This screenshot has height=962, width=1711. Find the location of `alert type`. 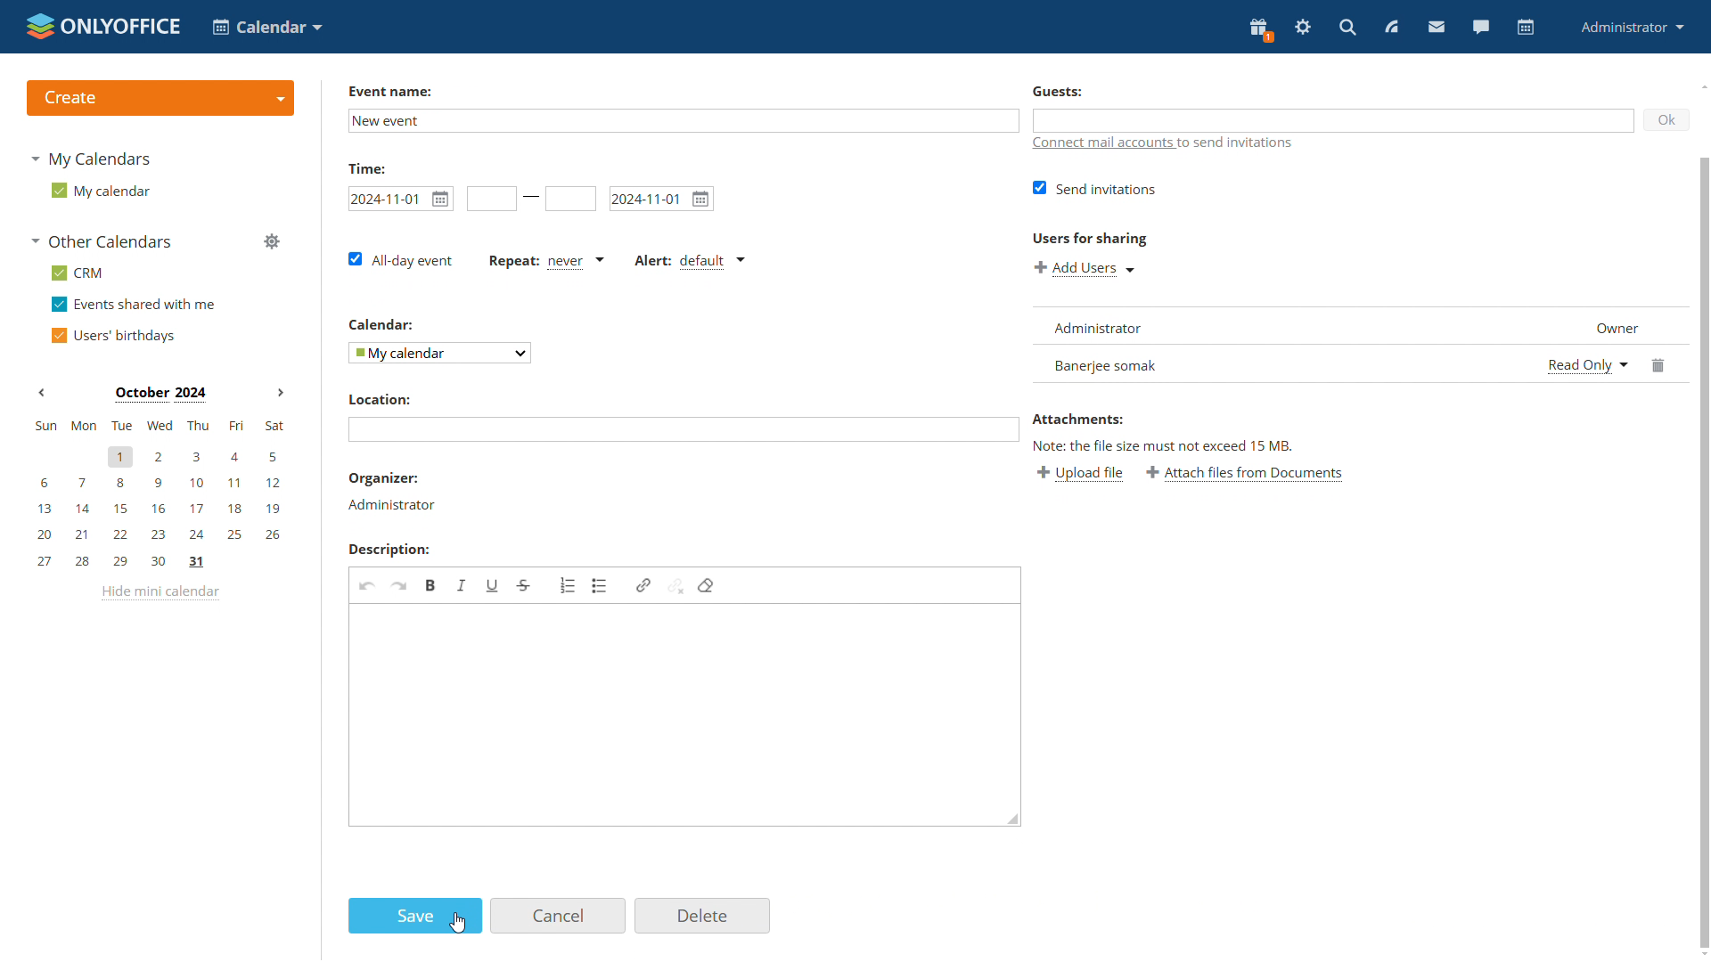

alert type is located at coordinates (688, 261).